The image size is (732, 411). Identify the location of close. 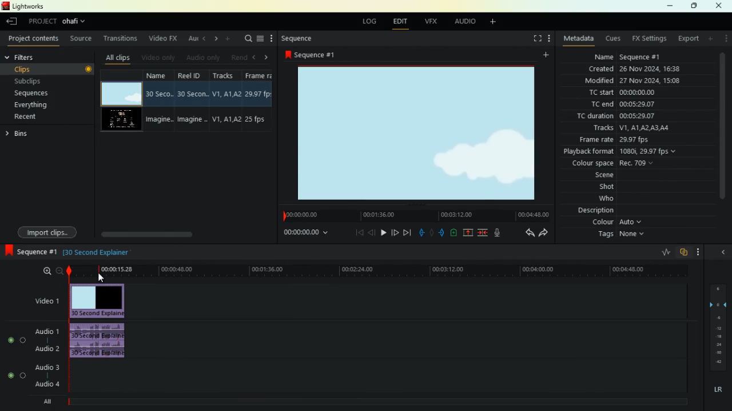
(722, 252).